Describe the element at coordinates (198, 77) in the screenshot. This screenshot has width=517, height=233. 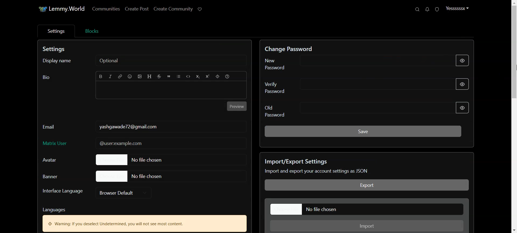
I see `Subscript` at that location.